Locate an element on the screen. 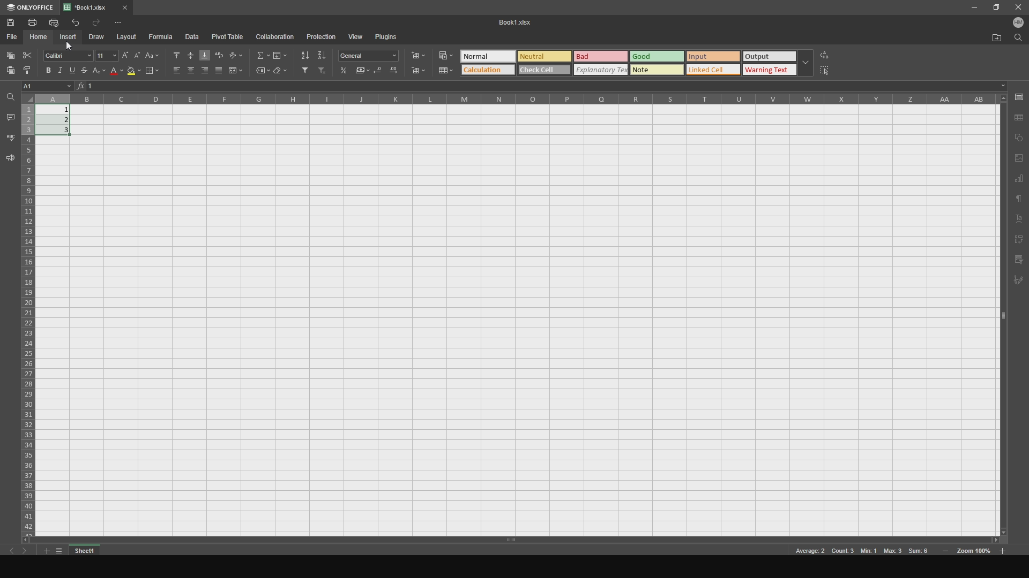 The image size is (1029, 578).  is located at coordinates (393, 72).